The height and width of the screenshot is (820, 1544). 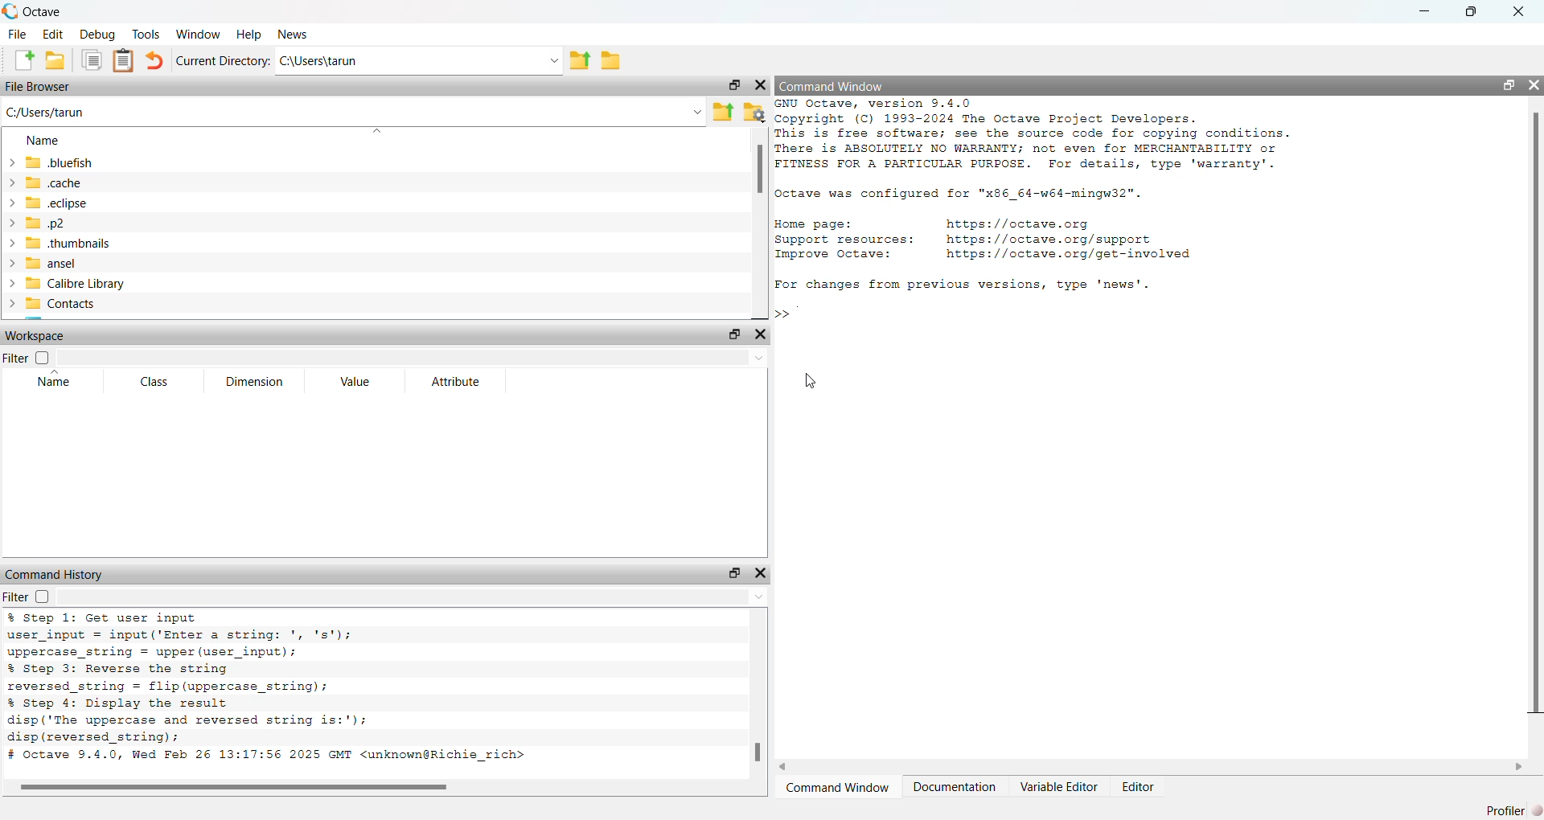 I want to click on scrollbar, so click(x=231, y=789).